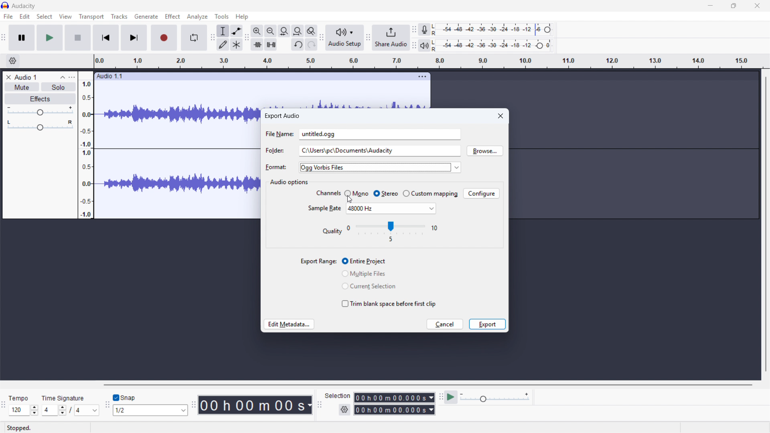 The width and height of the screenshot is (770, 433). I want to click on Track title , so click(37, 77).